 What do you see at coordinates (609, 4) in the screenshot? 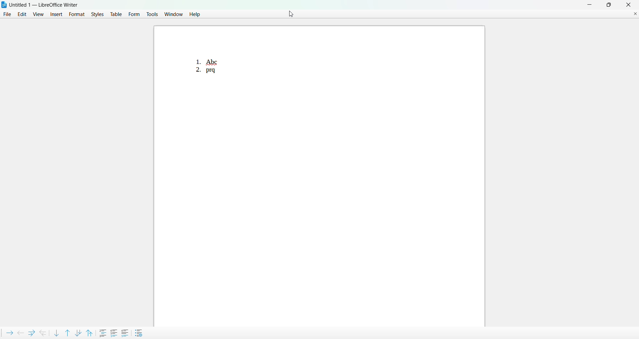
I see `maximum` at bounding box center [609, 4].